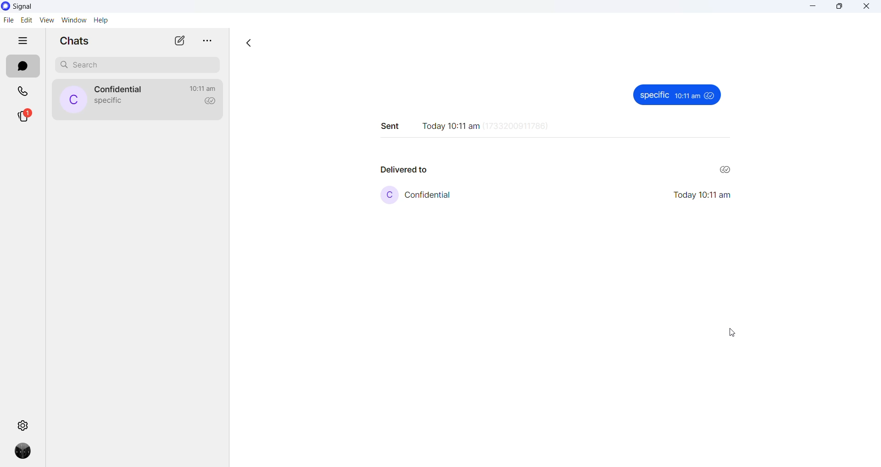  Describe the element at coordinates (24, 451) in the screenshot. I see `profile` at that location.